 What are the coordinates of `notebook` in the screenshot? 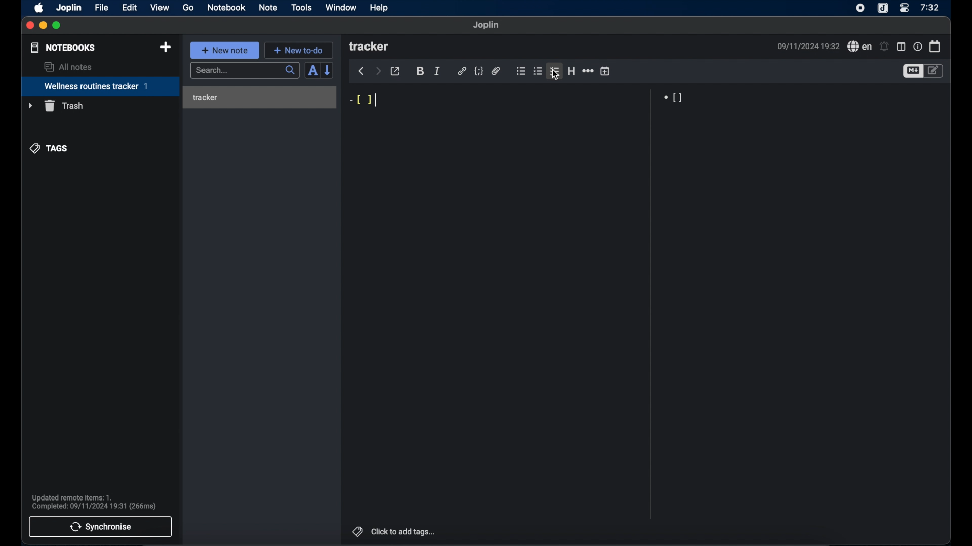 It's located at (226, 8).